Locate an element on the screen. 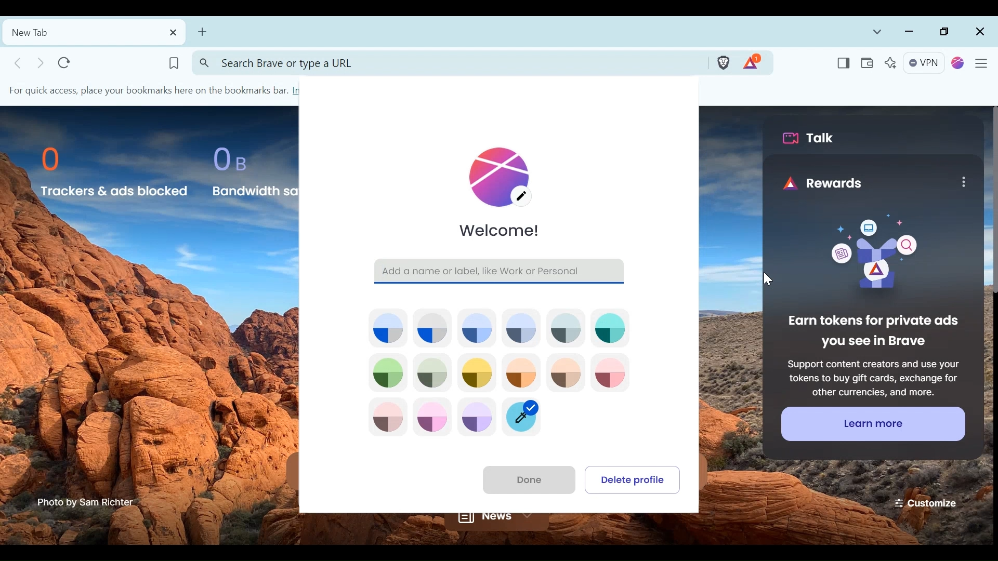  0 Trackers & ads Blocked is located at coordinates (115, 171).